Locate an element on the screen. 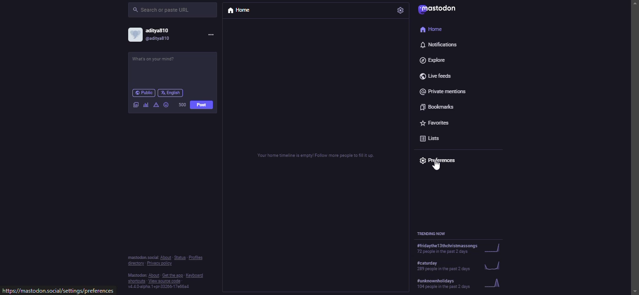 This screenshot has width=639, height=295. live feeds is located at coordinates (433, 74).